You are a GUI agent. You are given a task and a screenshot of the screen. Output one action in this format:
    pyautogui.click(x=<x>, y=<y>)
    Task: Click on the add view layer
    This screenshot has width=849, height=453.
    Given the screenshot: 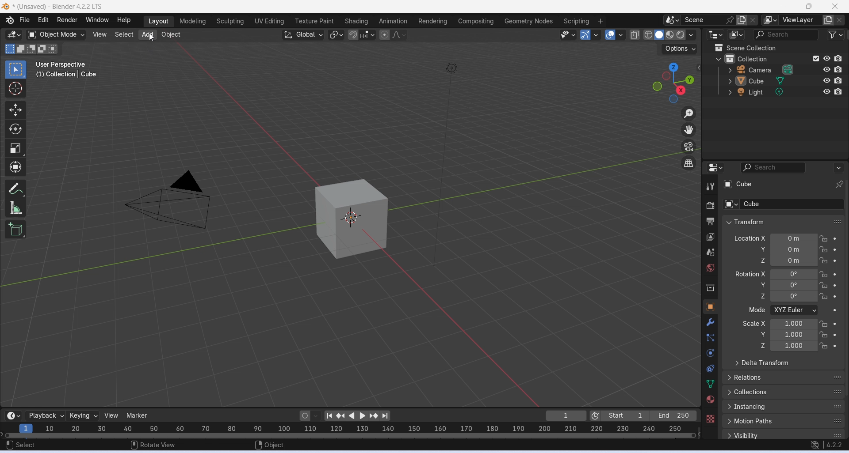 What is the action you would take?
    pyautogui.click(x=828, y=20)
    